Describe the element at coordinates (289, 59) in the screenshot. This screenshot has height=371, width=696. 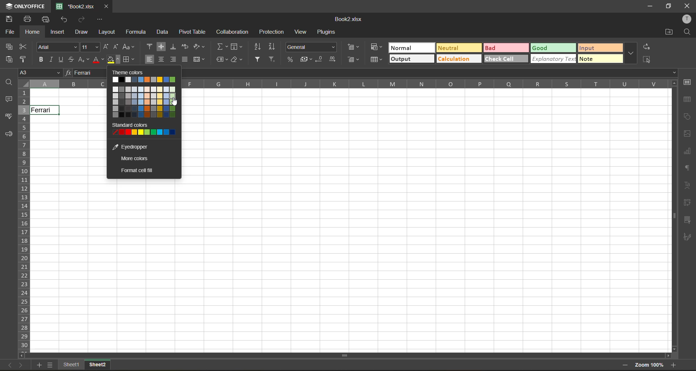
I see `percent` at that location.